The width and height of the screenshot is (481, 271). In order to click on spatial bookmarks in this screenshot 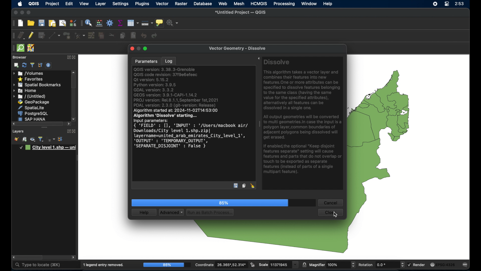, I will do `click(37, 85)`.